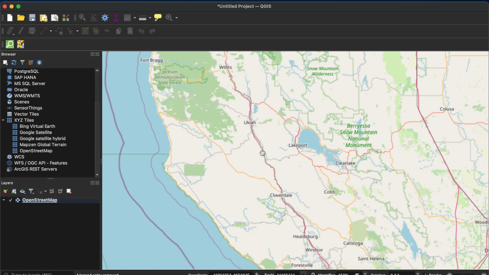 This screenshot has height=275, width=489. I want to click on add group, so click(14, 191).